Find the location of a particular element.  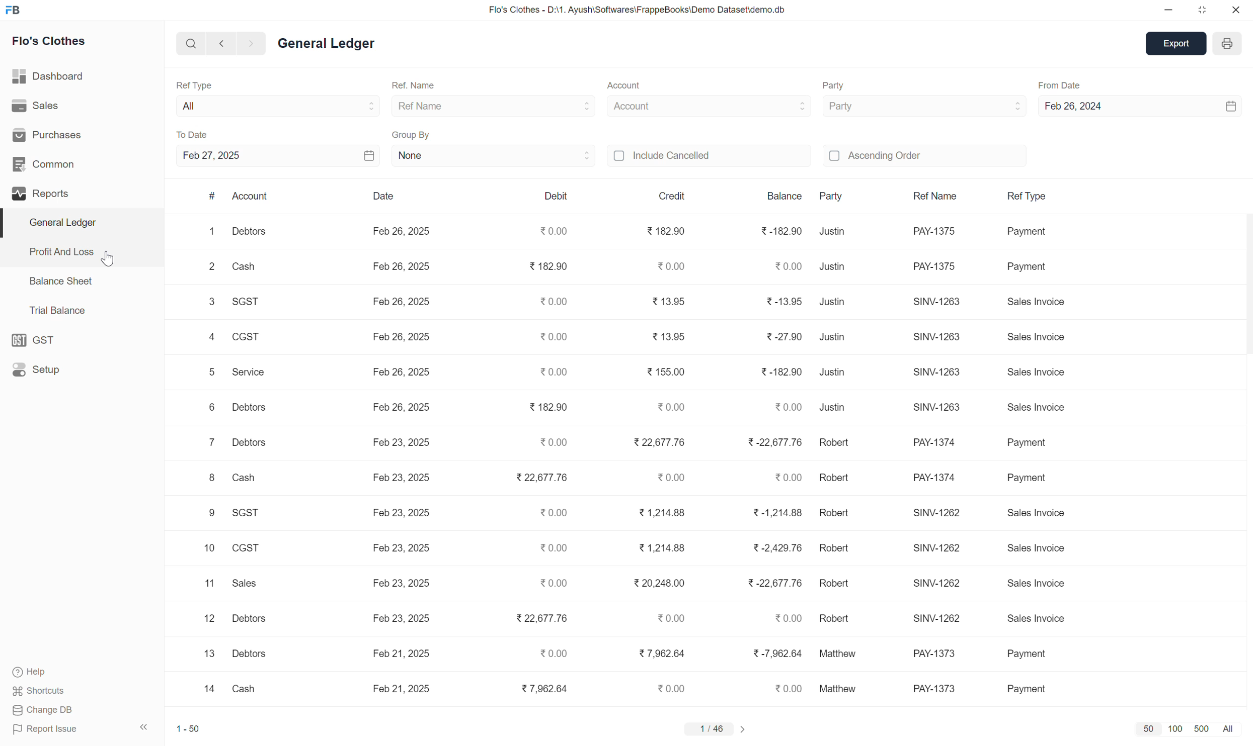

₹13.95 is located at coordinates (665, 303).